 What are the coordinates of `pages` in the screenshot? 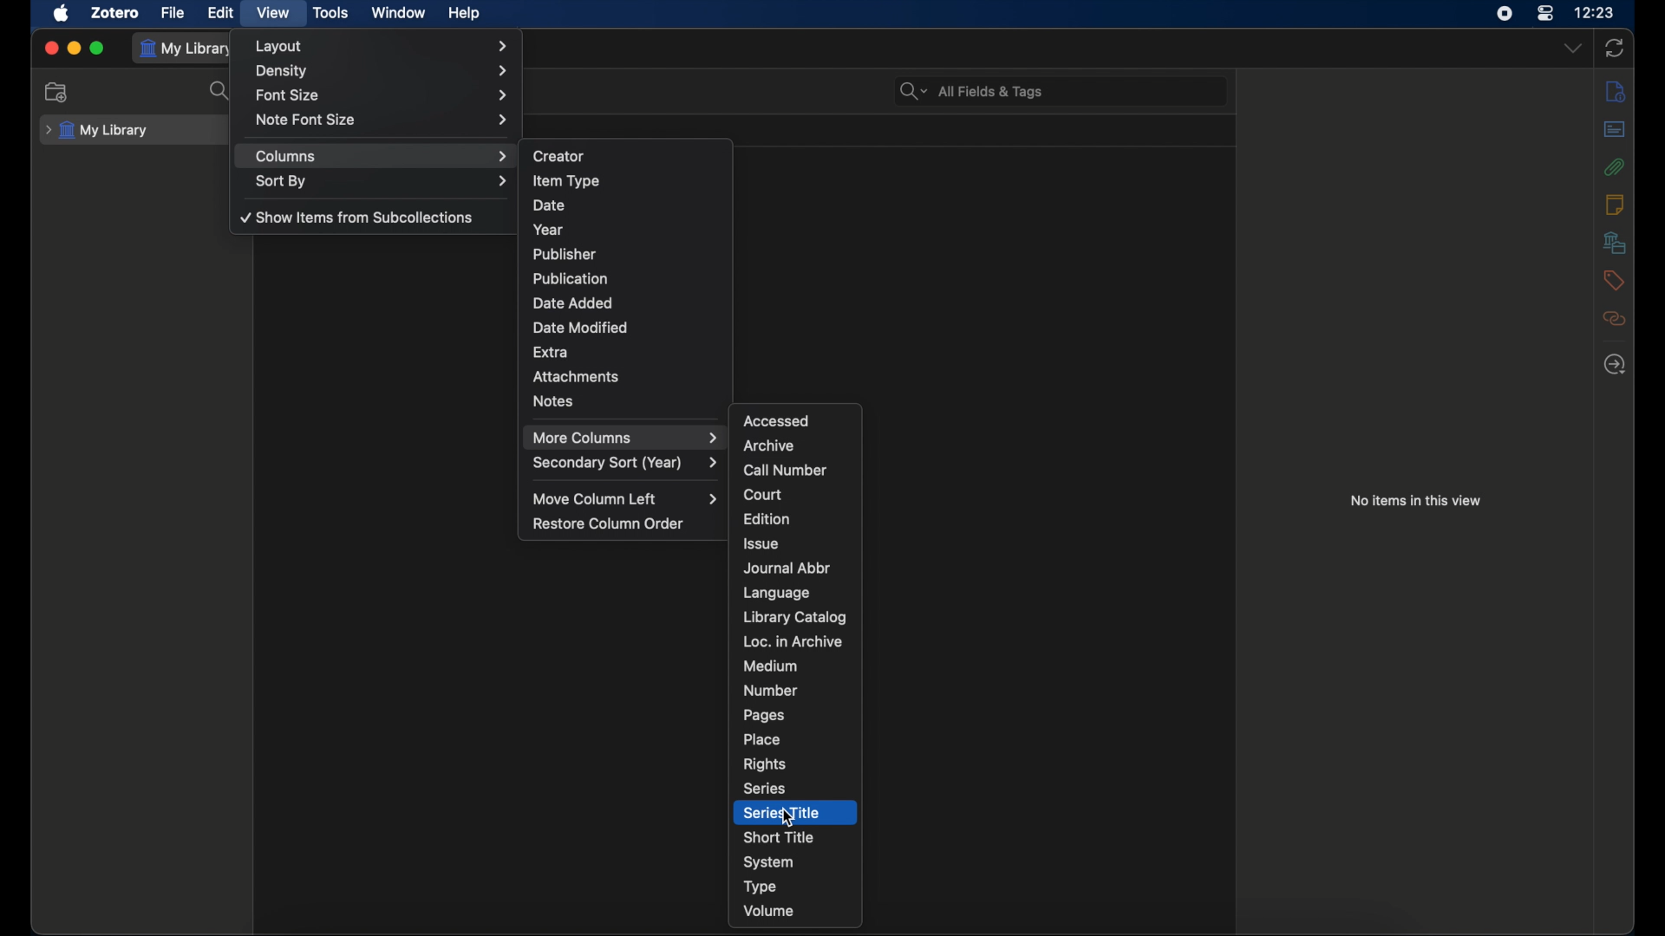 It's located at (763, 715).